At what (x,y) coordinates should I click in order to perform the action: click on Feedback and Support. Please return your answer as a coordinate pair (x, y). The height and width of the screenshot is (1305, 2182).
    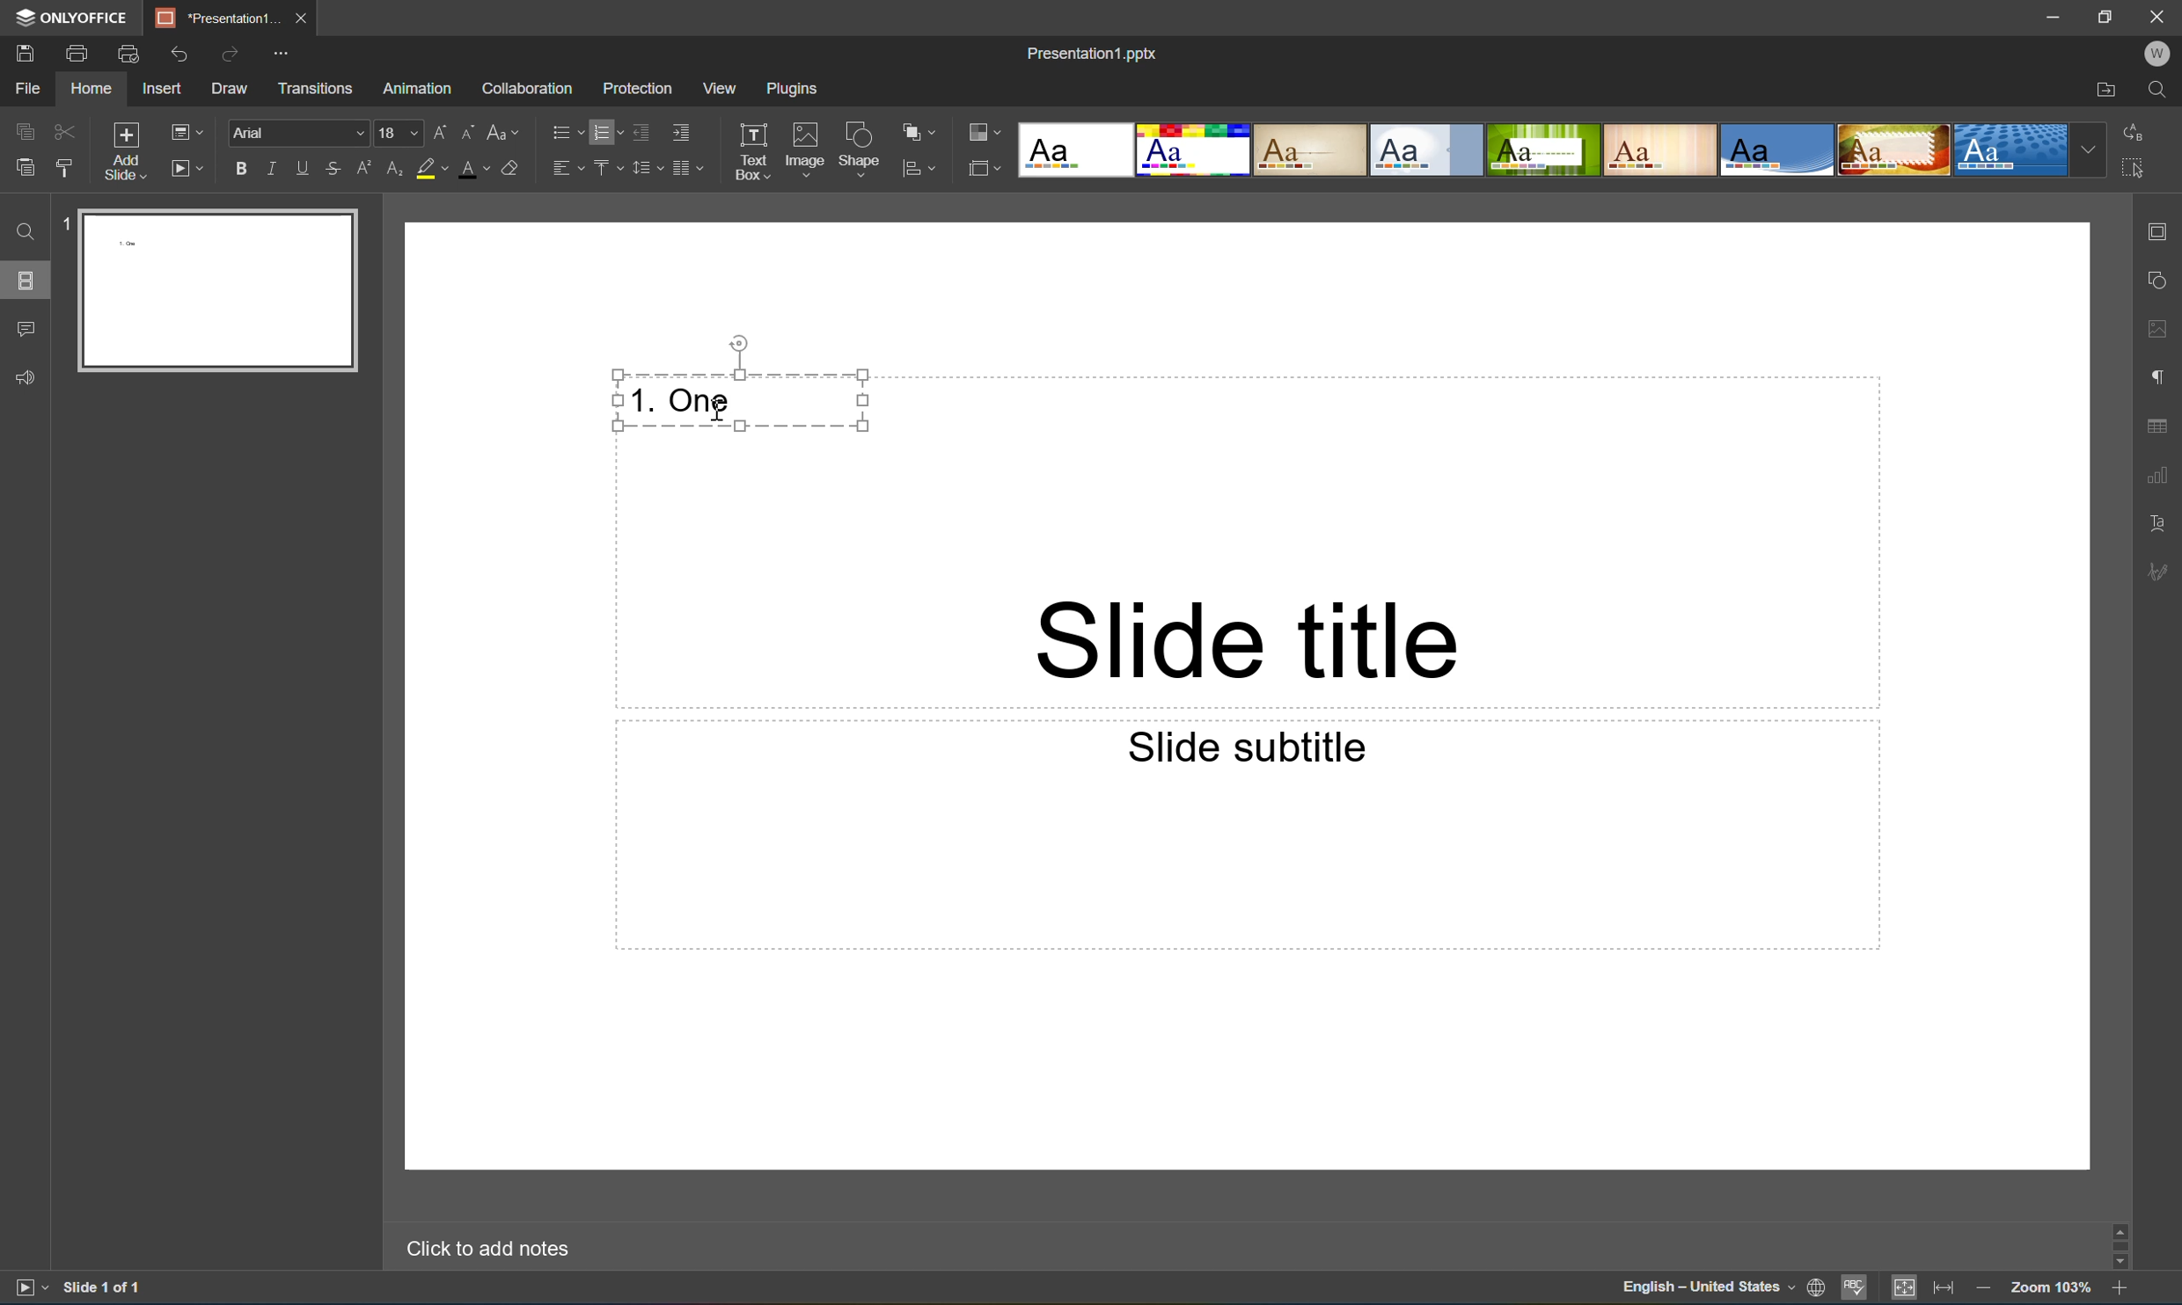
    Looking at the image, I should click on (29, 382).